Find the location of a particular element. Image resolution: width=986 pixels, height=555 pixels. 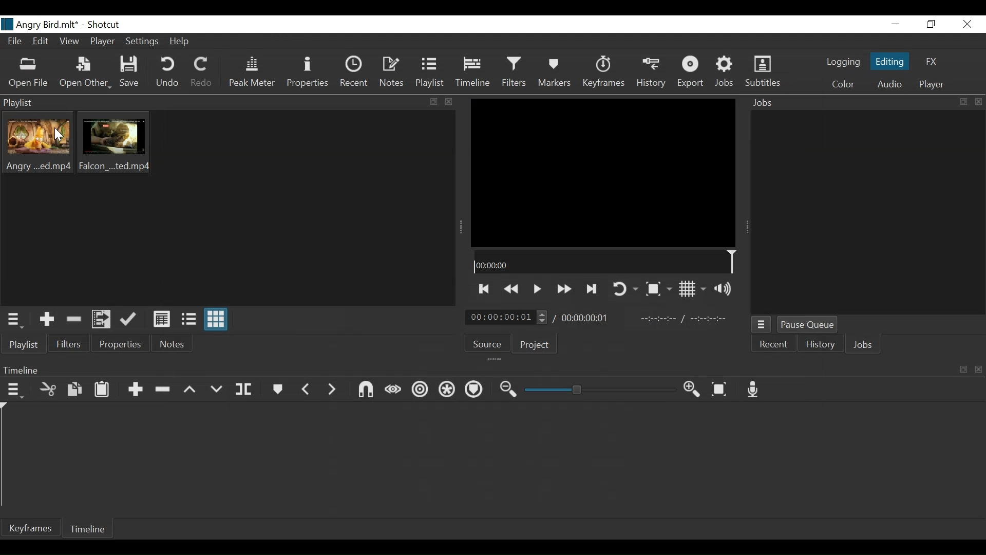

Copy is located at coordinates (76, 390).